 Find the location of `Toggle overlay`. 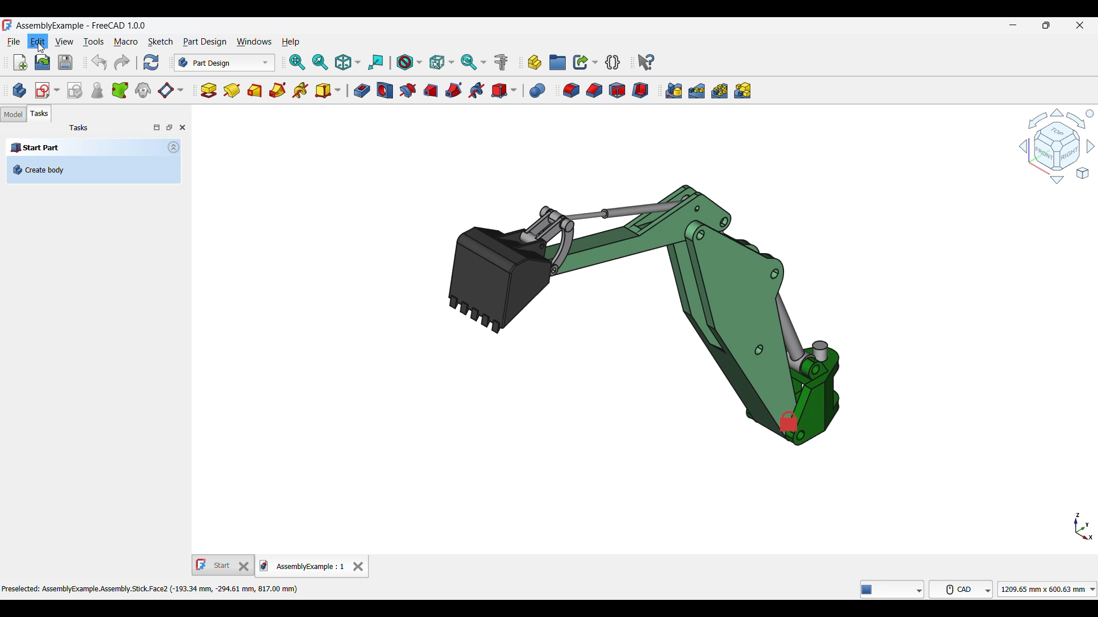

Toggle overlay is located at coordinates (157, 127).